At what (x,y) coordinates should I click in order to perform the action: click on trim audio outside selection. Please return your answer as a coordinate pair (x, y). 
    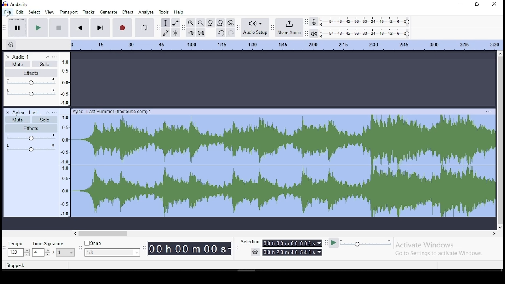
    Looking at the image, I should click on (190, 33).